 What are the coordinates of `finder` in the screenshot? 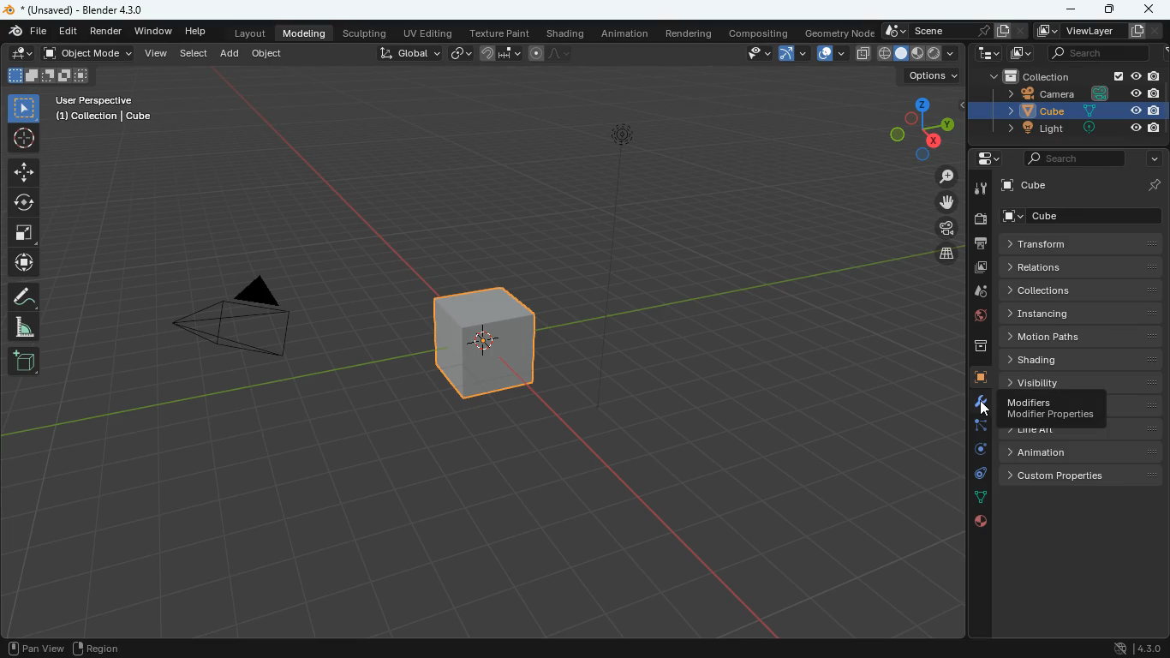 It's located at (28, 33).